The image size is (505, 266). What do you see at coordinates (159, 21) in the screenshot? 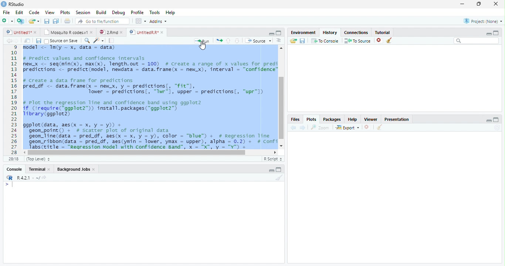
I see `Addins` at bounding box center [159, 21].